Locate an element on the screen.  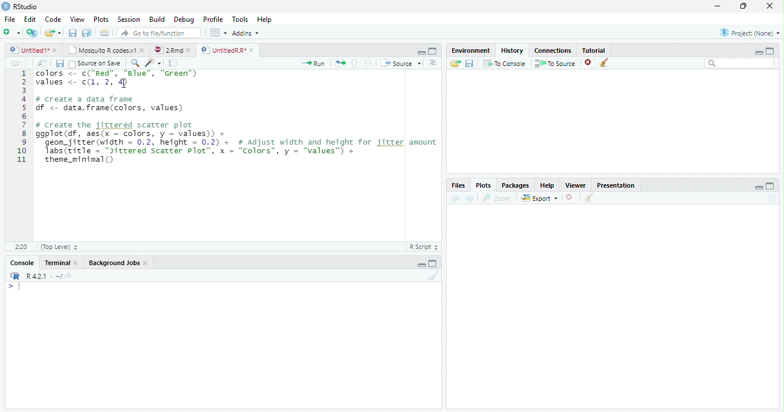
Re-run the previous code region is located at coordinates (340, 63).